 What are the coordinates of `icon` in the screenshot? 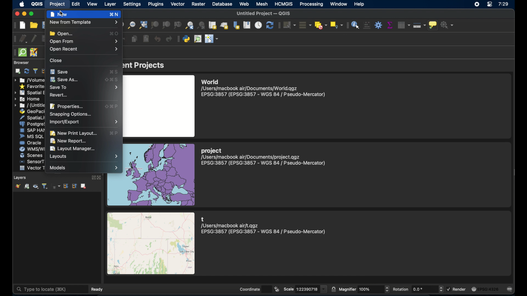 It's located at (22, 111).